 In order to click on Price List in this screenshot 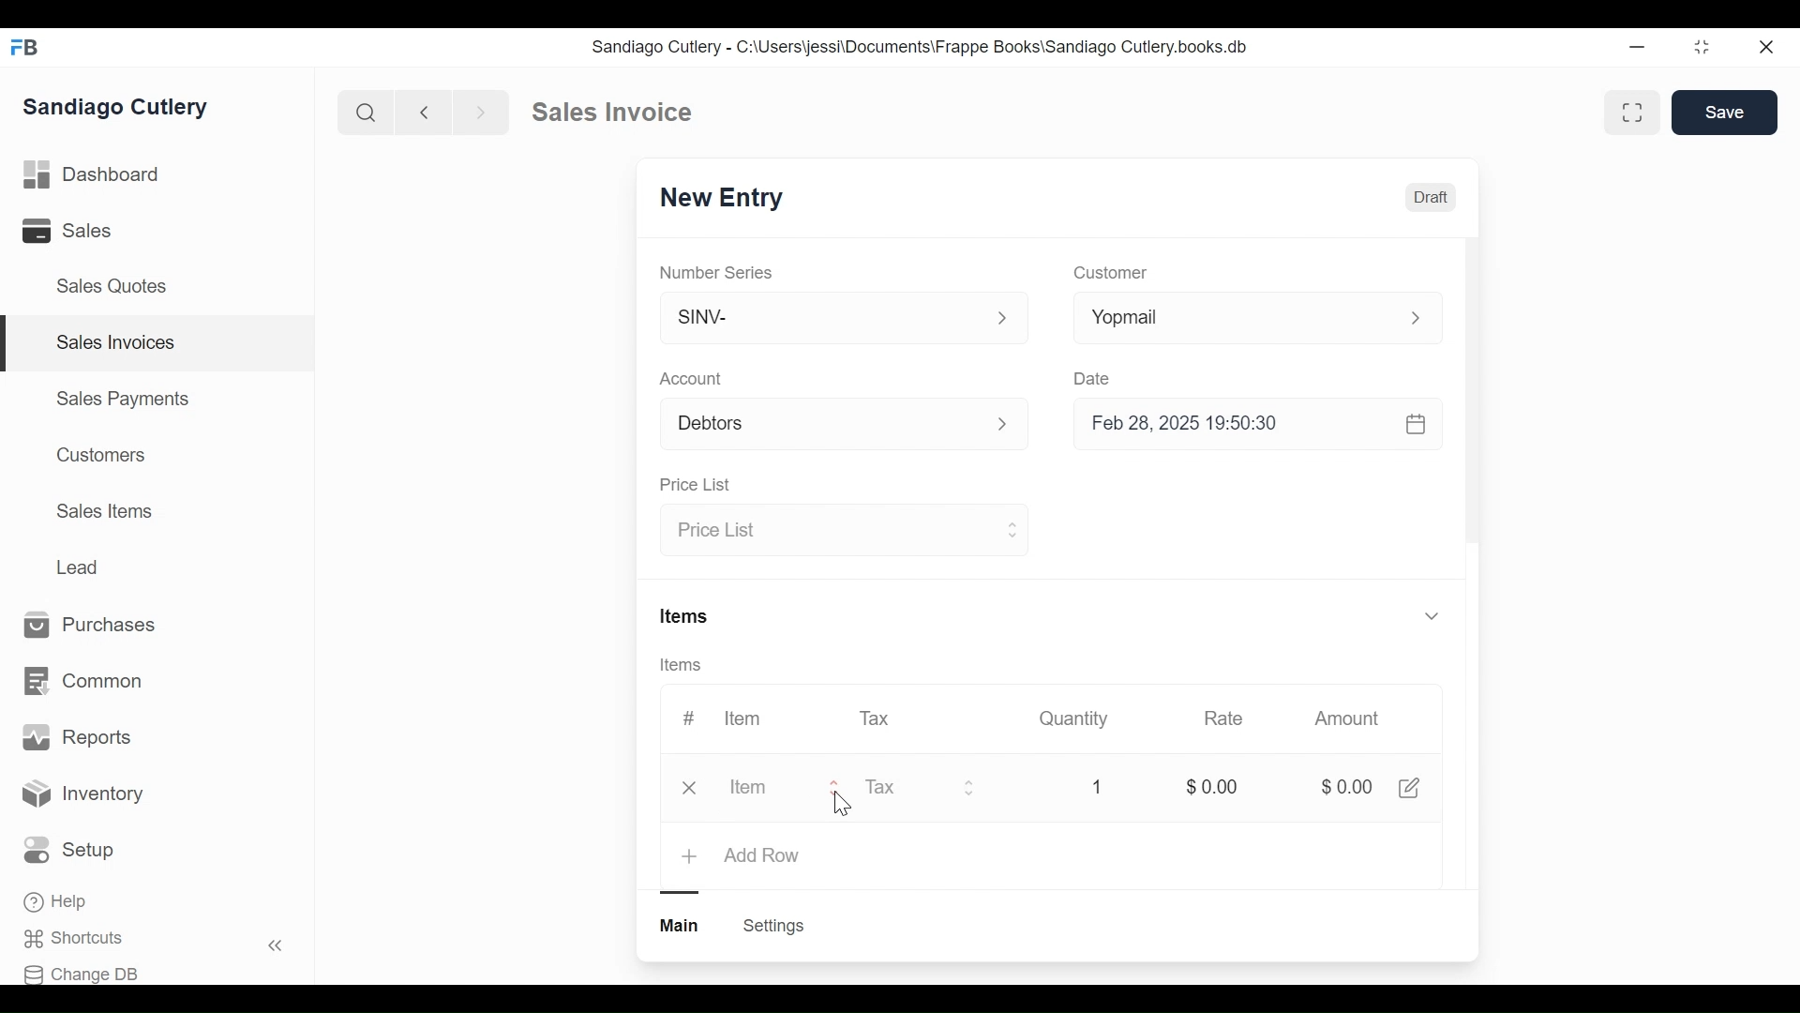, I will do `click(841, 532)`.